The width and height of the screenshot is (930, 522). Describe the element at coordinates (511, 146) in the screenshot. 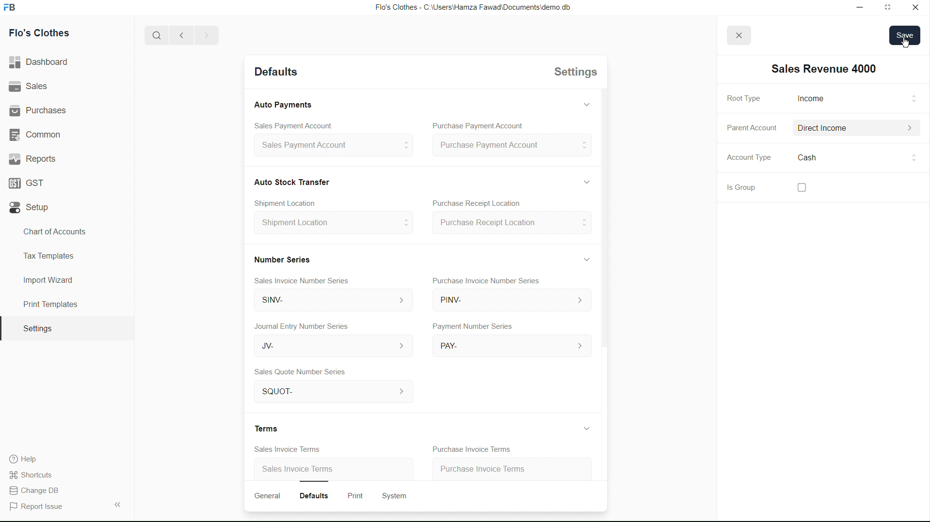

I see `Purchase Payment Account` at that location.